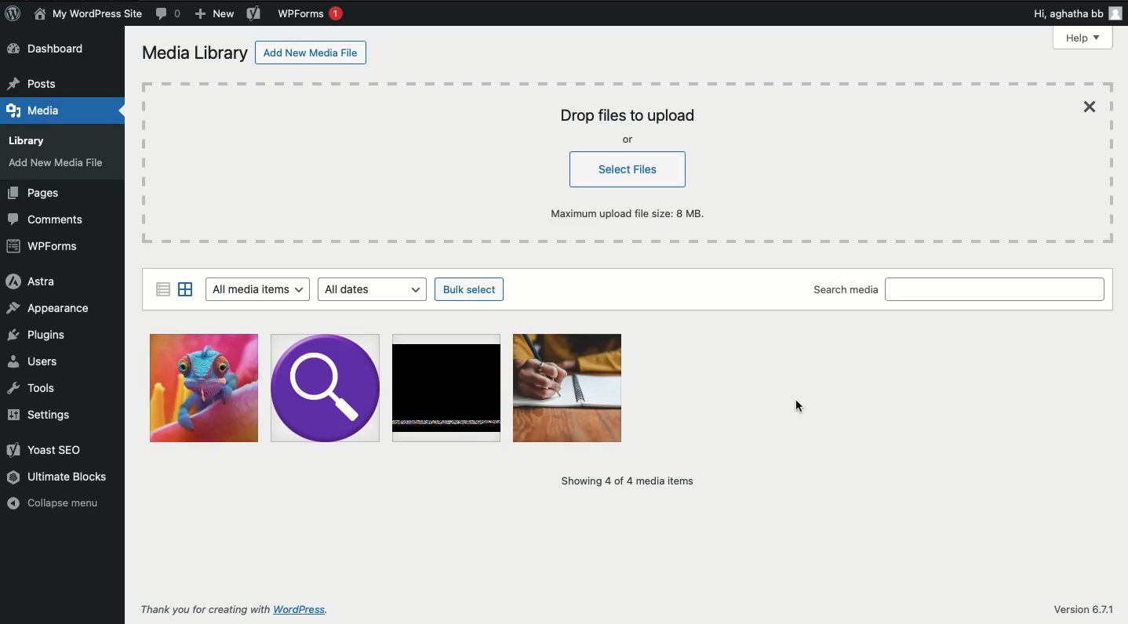 Image resolution: width=1128 pixels, height=624 pixels. Describe the element at coordinates (47, 448) in the screenshot. I see `Yoast SEO` at that location.